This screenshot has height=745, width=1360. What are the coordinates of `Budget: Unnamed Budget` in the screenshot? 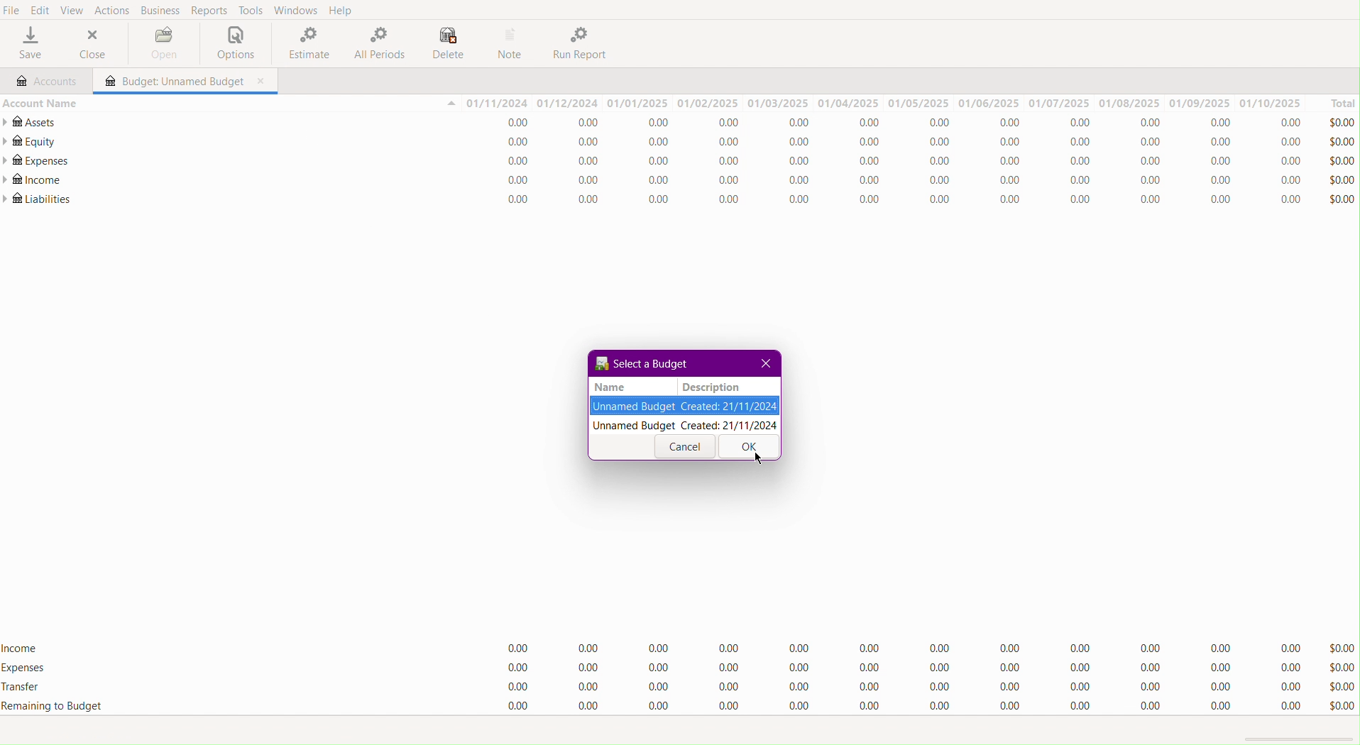 It's located at (171, 82).